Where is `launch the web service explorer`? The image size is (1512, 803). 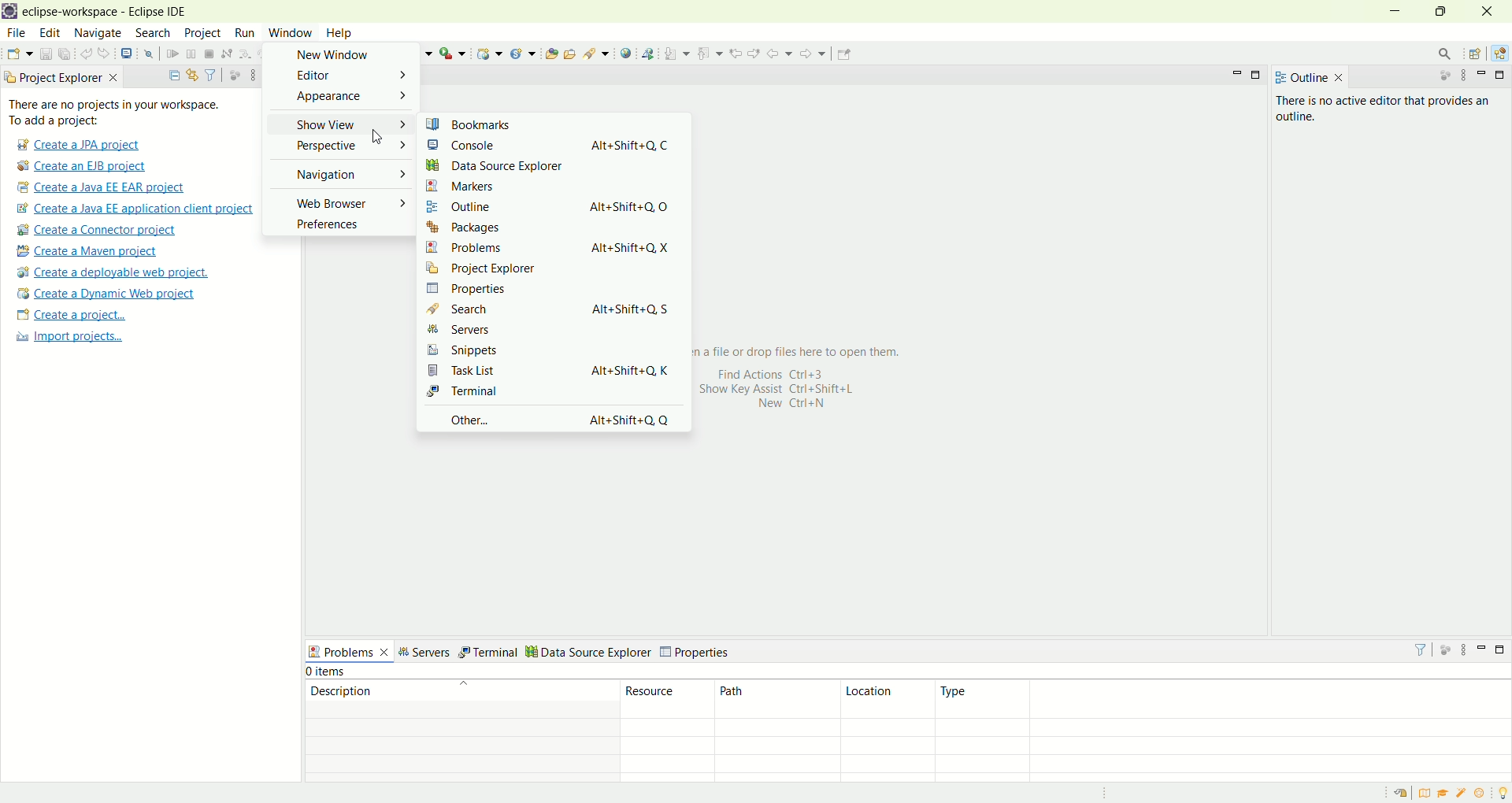
launch the web service explorer is located at coordinates (647, 54).